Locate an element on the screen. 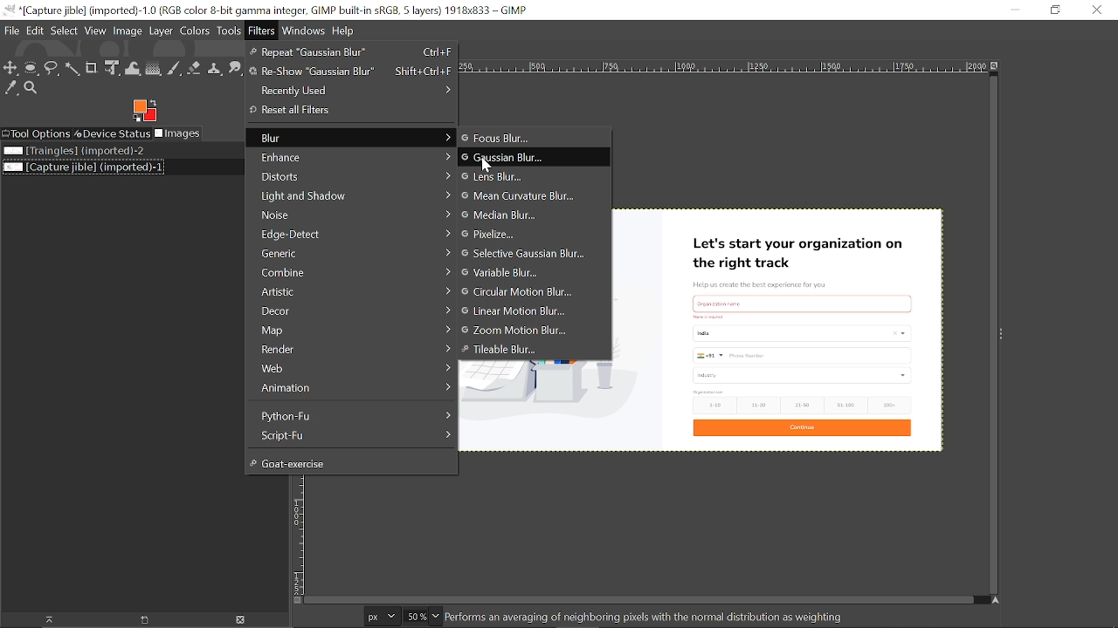 The width and height of the screenshot is (1118, 628). Free select tool is located at coordinates (52, 69).